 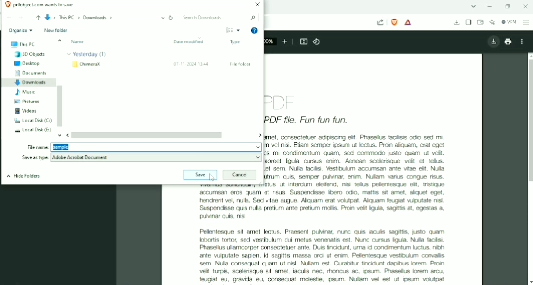 I want to click on Yesterday, so click(x=88, y=54).